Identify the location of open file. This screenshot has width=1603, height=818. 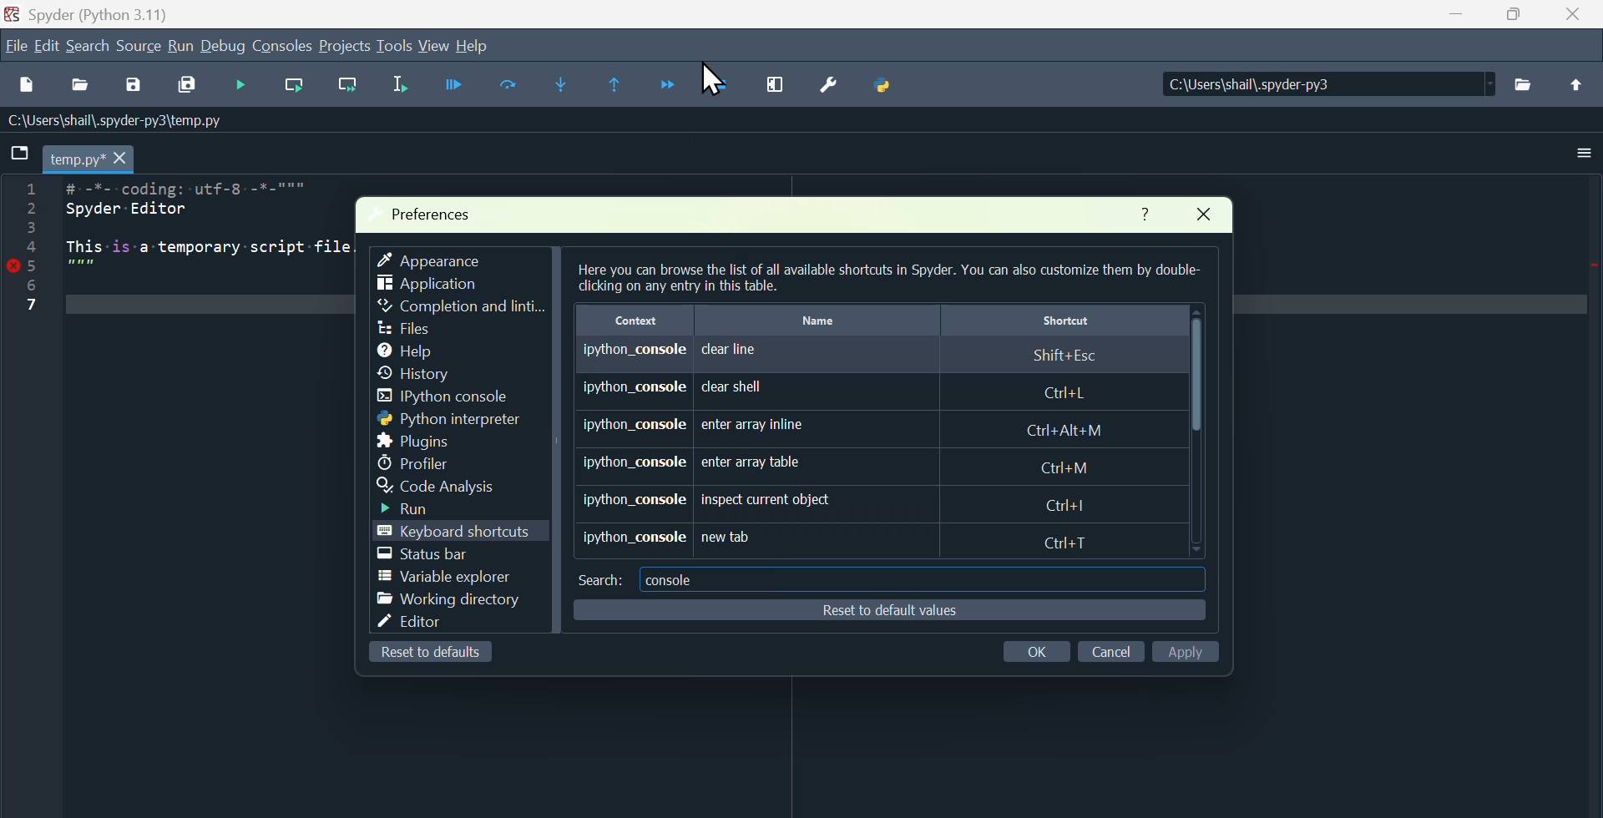
(83, 91).